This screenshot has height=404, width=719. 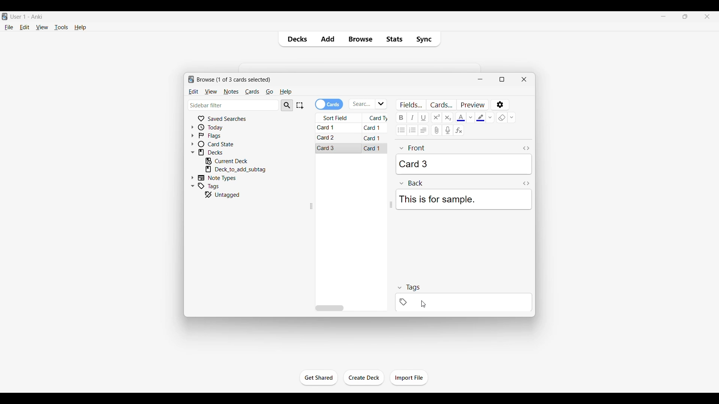 I want to click on Card 3, so click(x=464, y=164).